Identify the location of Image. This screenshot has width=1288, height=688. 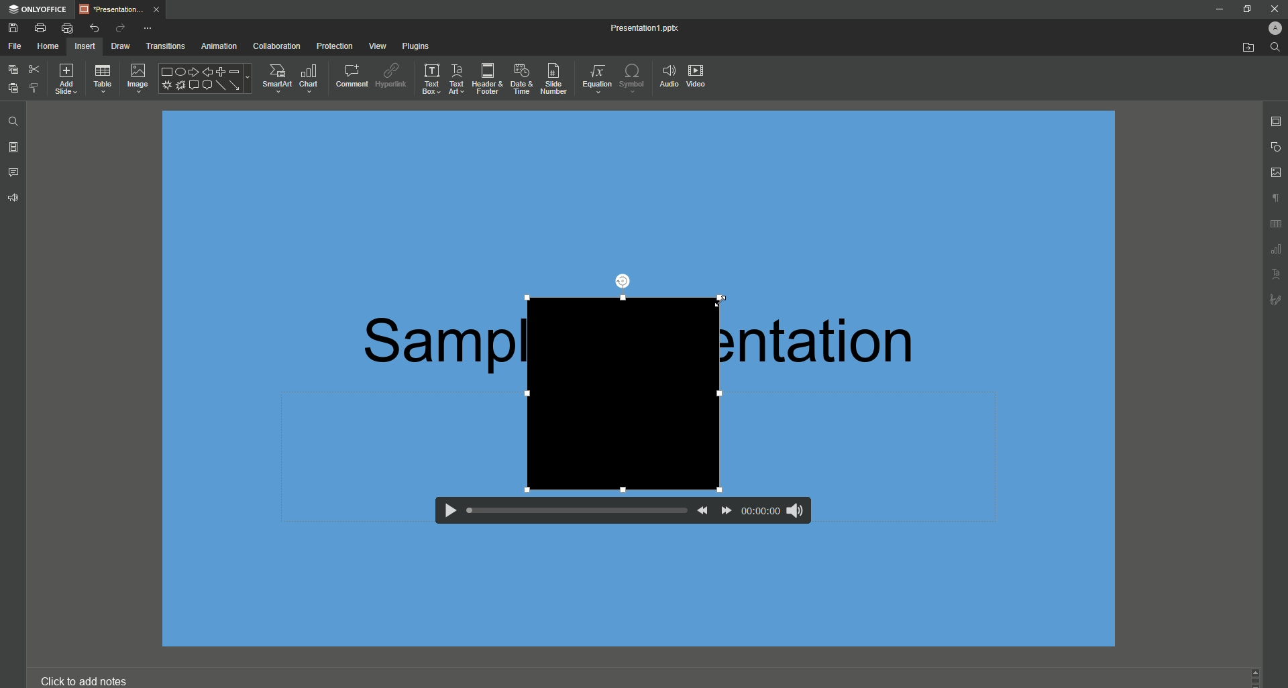
(136, 79).